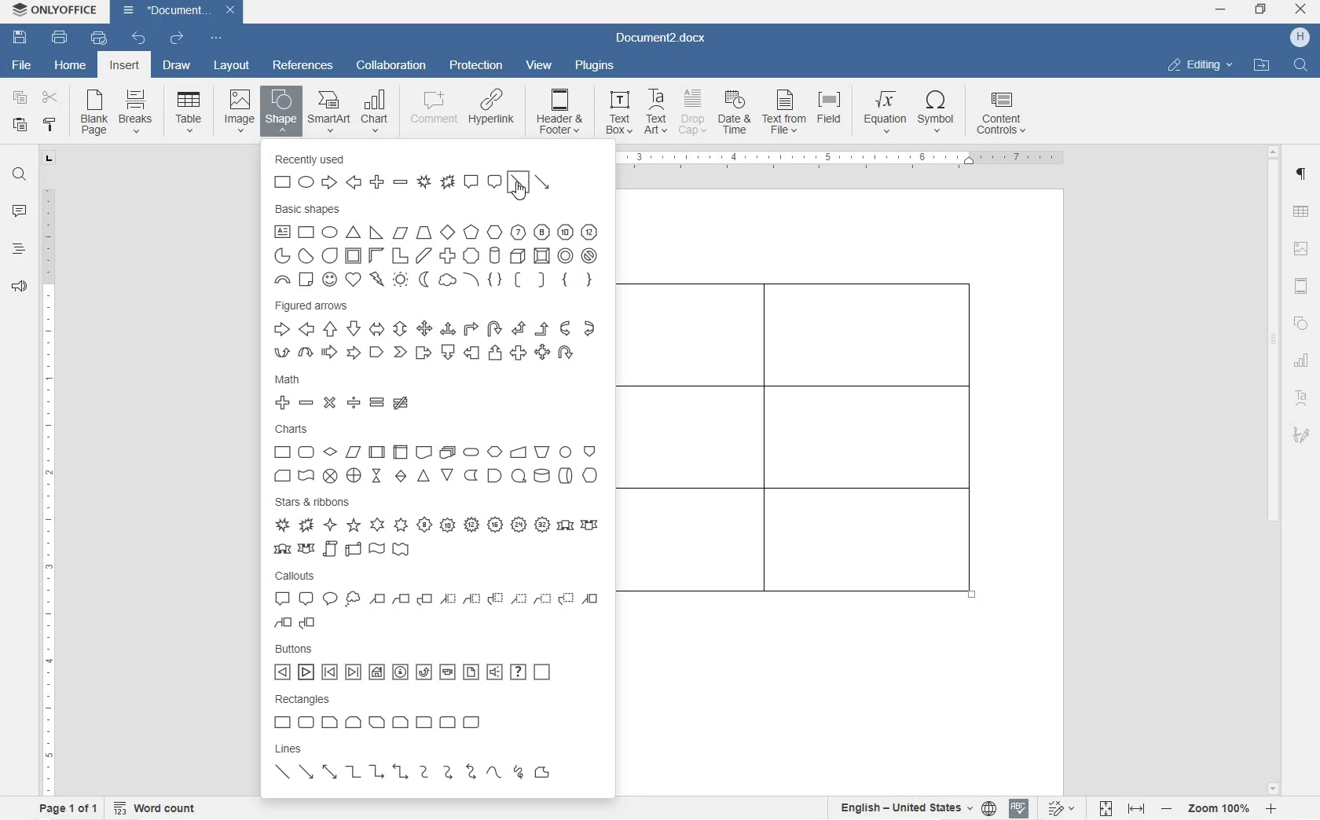  I want to click on CONTENT CONTROLS, so click(999, 115).